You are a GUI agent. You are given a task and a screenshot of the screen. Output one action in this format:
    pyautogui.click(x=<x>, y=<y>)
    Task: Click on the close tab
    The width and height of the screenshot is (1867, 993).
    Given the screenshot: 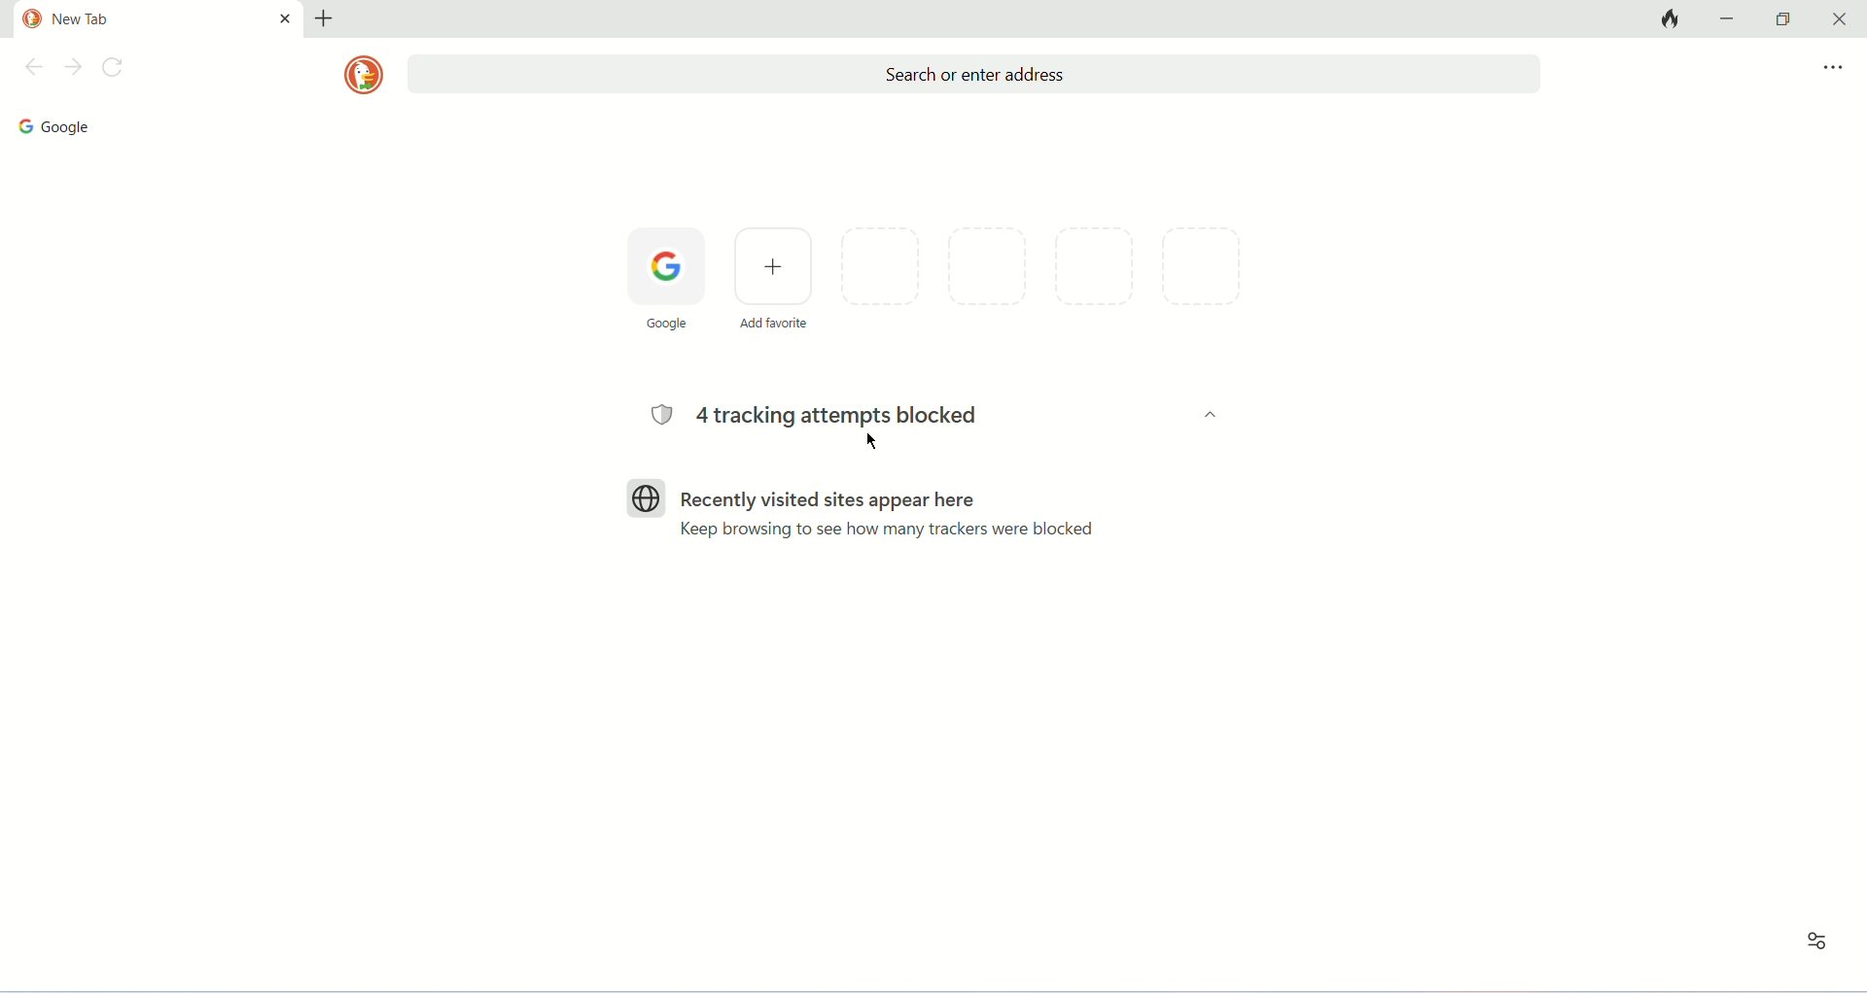 What is the action you would take?
    pyautogui.click(x=285, y=17)
    